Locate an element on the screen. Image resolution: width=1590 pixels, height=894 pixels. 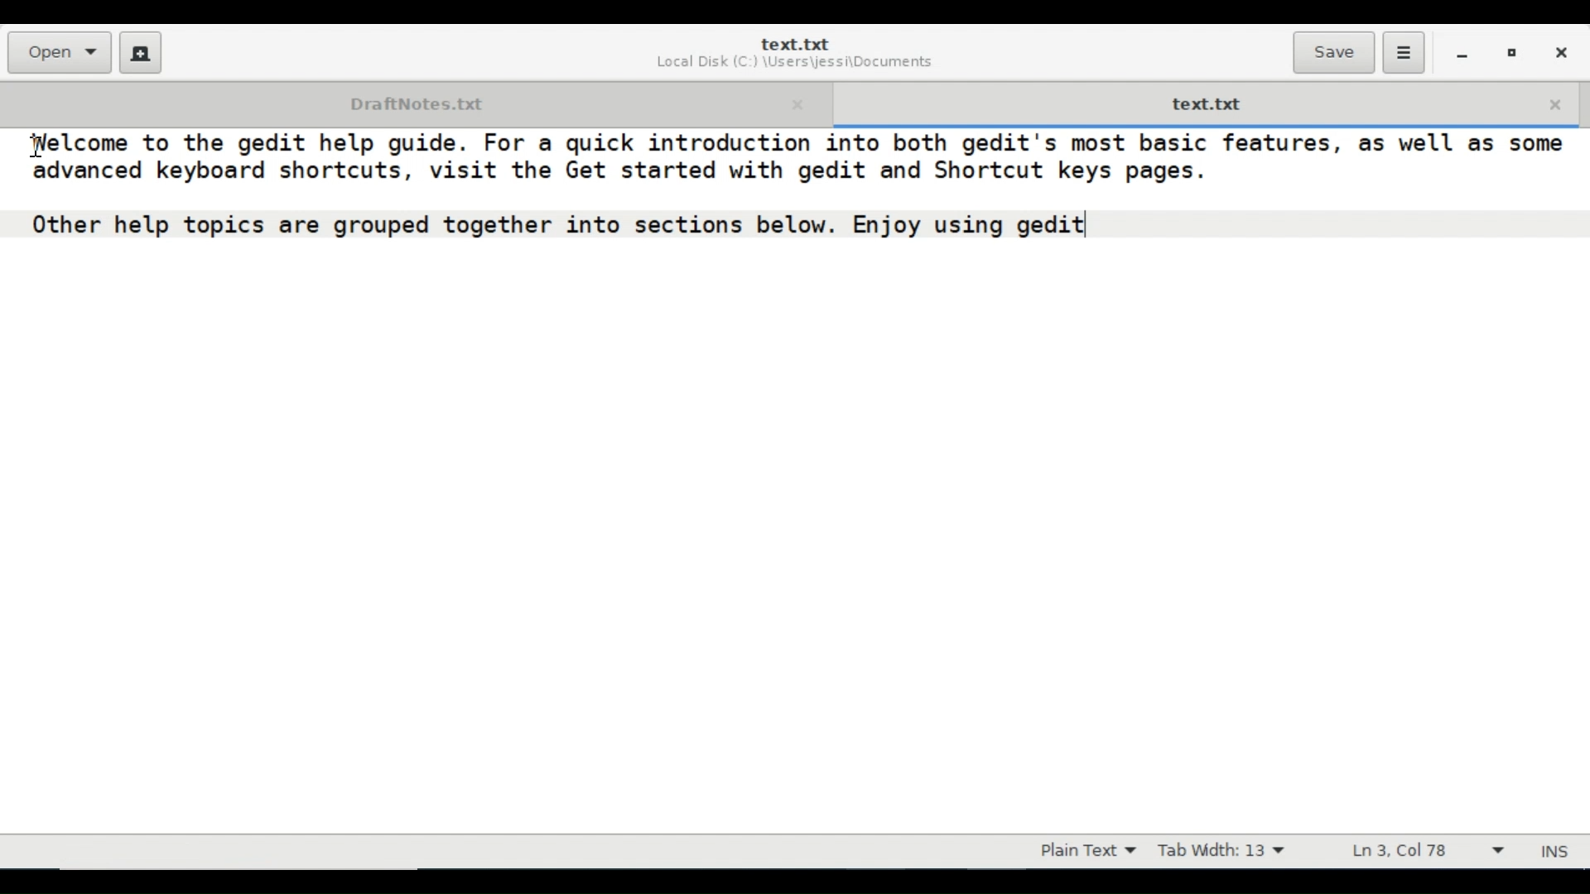
 is located at coordinates (556, 225).